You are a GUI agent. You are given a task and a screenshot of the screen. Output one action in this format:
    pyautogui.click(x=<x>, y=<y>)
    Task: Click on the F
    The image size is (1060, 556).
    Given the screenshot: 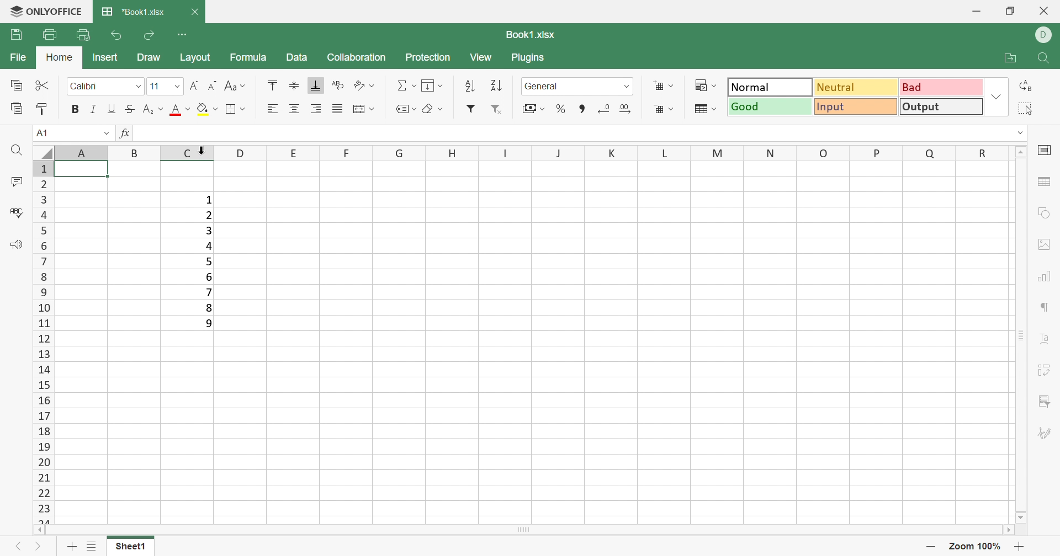 What is the action you would take?
    pyautogui.click(x=341, y=152)
    